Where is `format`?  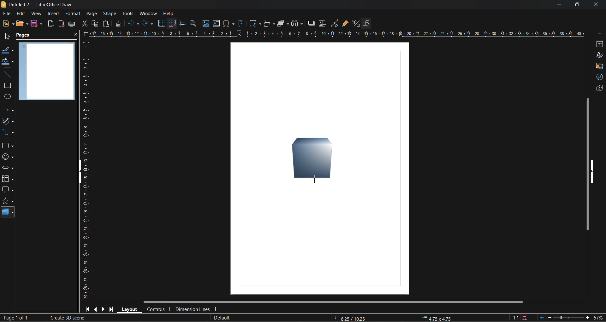
format is located at coordinates (73, 14).